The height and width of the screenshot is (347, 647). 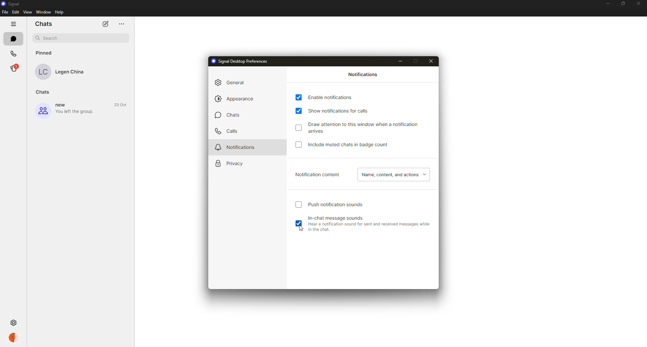 What do you see at coordinates (608, 4) in the screenshot?
I see `minimize` at bounding box center [608, 4].